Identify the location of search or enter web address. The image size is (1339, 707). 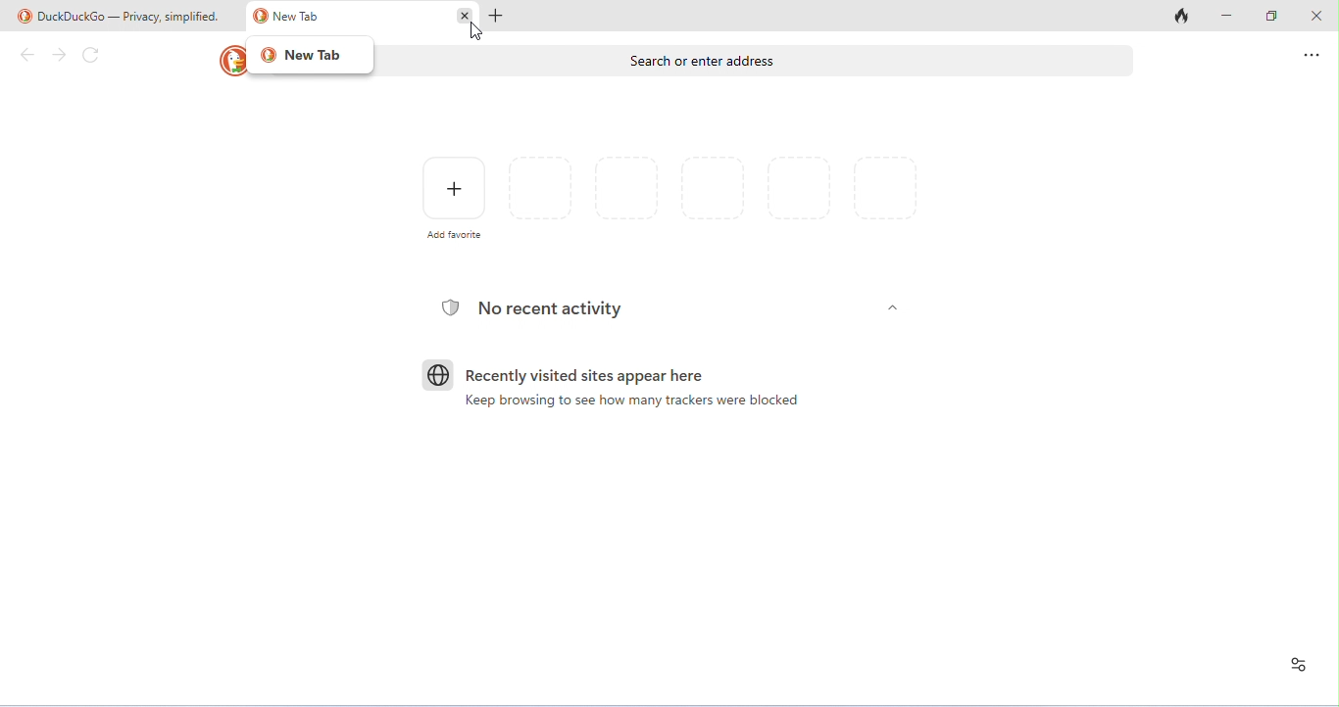
(760, 62).